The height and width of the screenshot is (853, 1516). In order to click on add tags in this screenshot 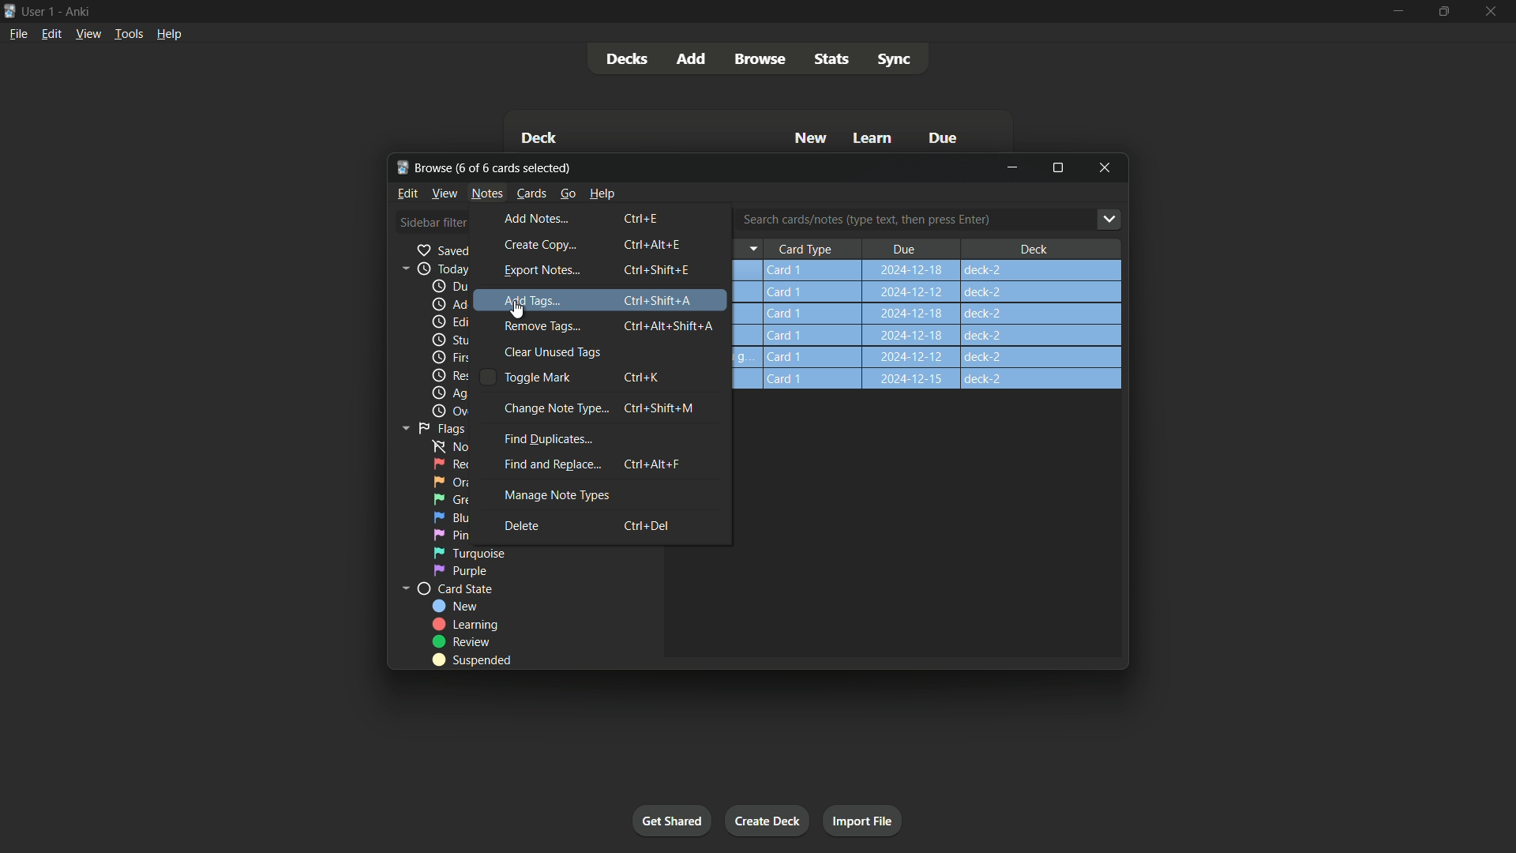, I will do `click(542, 299)`.